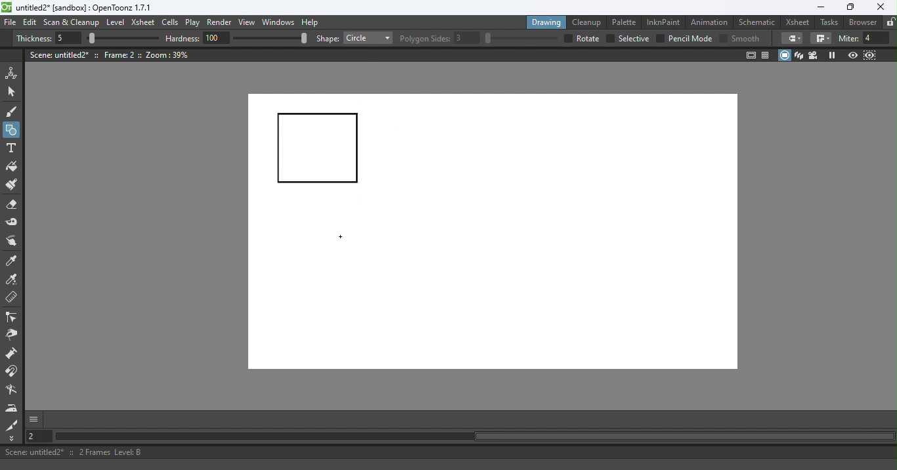 The height and width of the screenshot is (470, 897). I want to click on Level, so click(116, 23).